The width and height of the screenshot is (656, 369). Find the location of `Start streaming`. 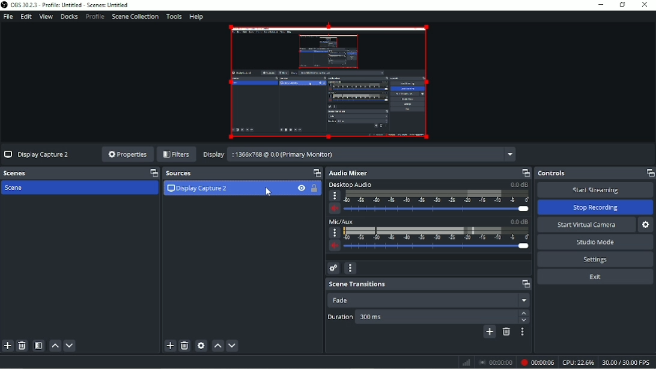

Start streaming is located at coordinates (595, 190).